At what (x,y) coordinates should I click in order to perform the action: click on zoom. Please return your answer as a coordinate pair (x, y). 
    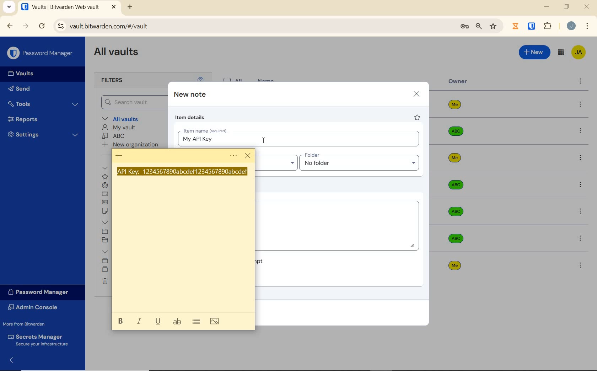
    Looking at the image, I should click on (478, 27).